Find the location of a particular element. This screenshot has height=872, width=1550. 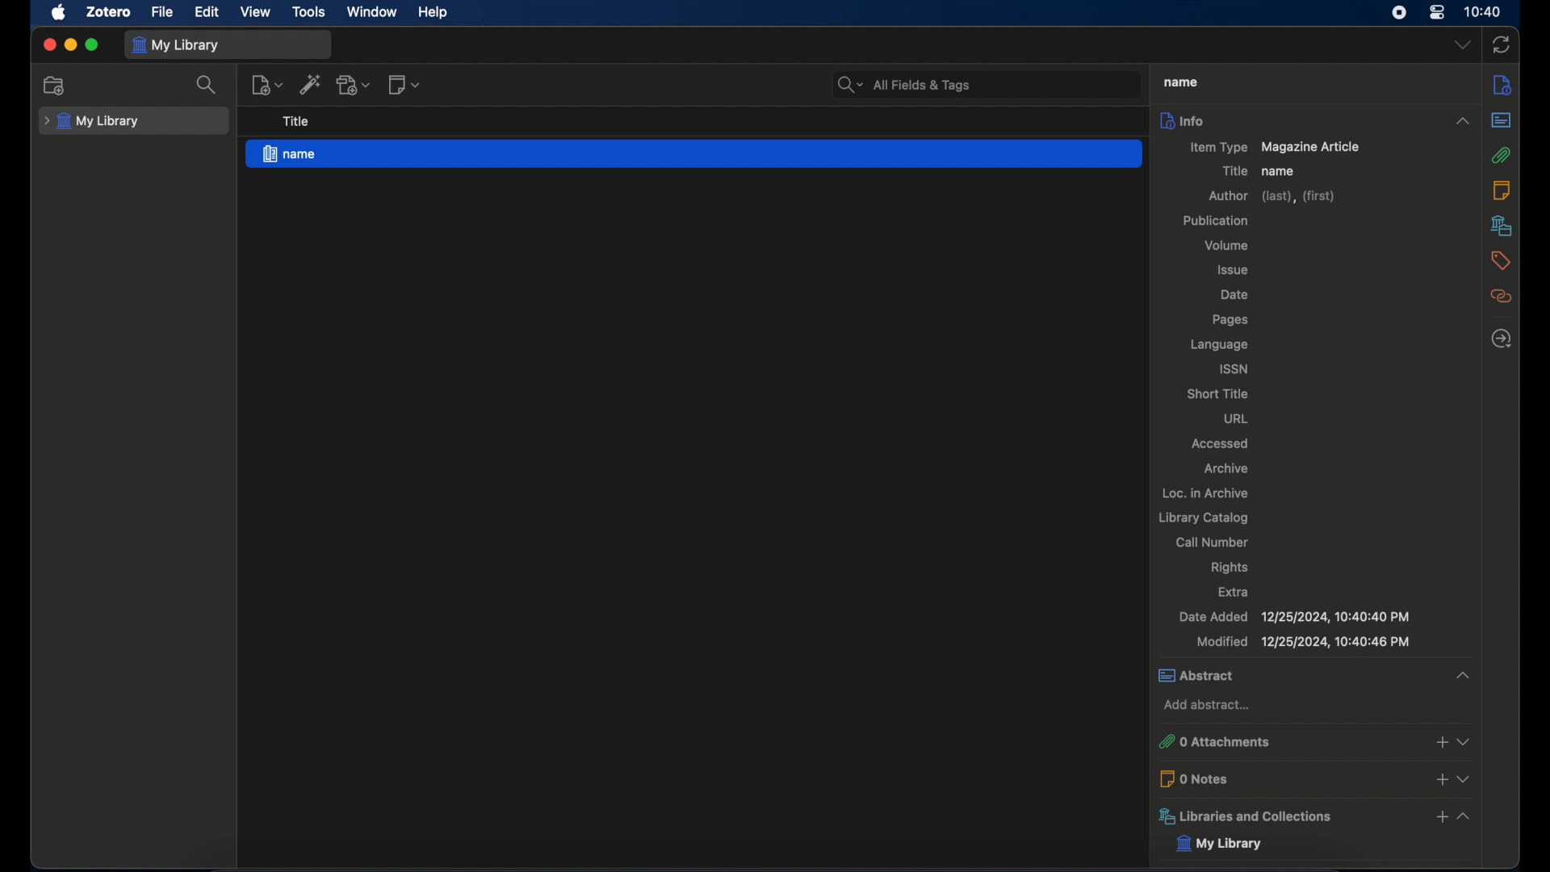

notes is located at coordinates (1502, 190).